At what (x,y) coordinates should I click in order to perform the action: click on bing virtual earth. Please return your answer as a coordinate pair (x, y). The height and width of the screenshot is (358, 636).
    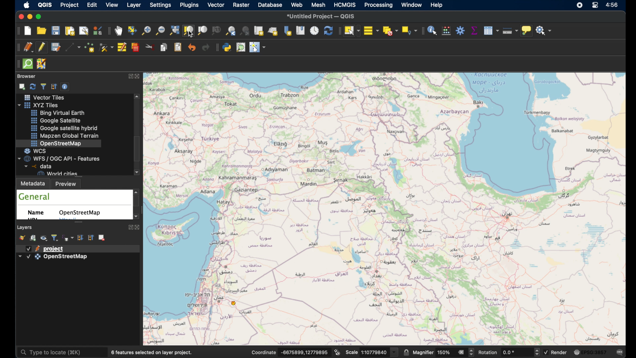
    Looking at the image, I should click on (59, 113).